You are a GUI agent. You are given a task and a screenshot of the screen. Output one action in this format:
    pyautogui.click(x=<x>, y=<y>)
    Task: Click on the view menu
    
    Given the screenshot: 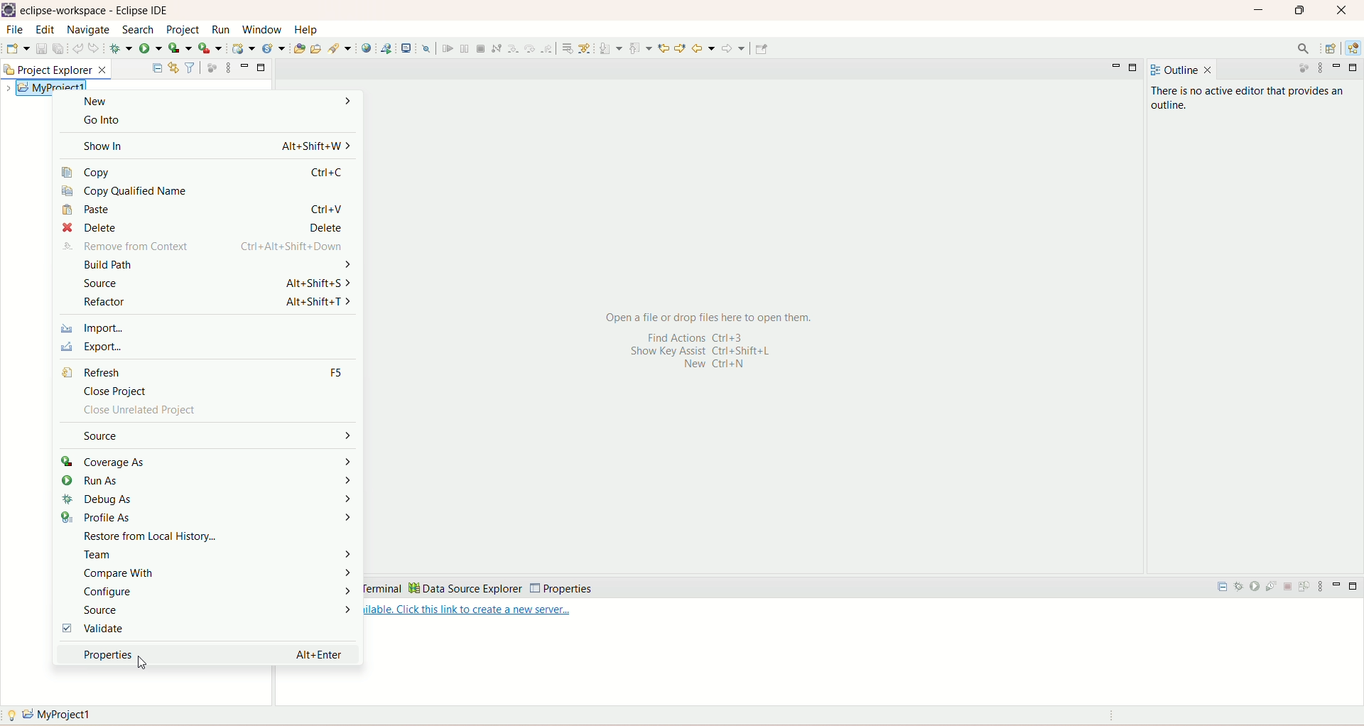 What is the action you would take?
    pyautogui.click(x=1324, y=587)
    